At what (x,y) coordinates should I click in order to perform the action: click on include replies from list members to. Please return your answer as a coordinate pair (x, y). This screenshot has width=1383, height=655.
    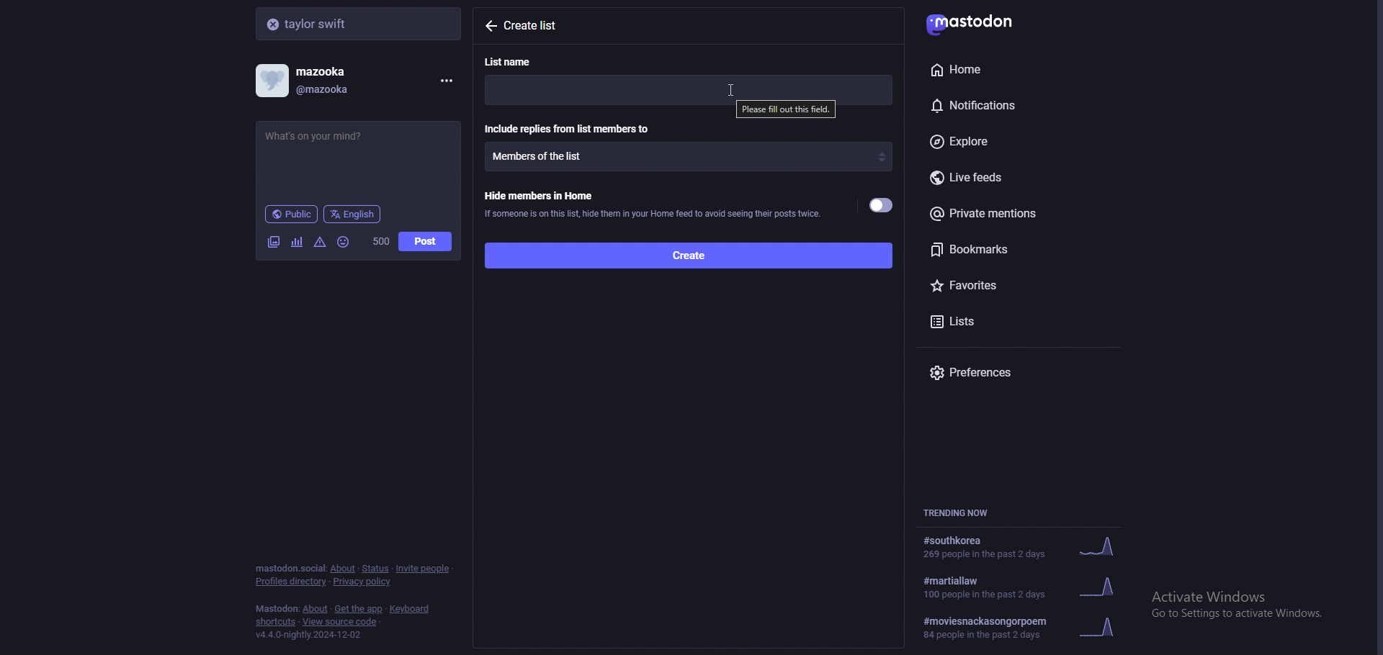
    Looking at the image, I should click on (570, 128).